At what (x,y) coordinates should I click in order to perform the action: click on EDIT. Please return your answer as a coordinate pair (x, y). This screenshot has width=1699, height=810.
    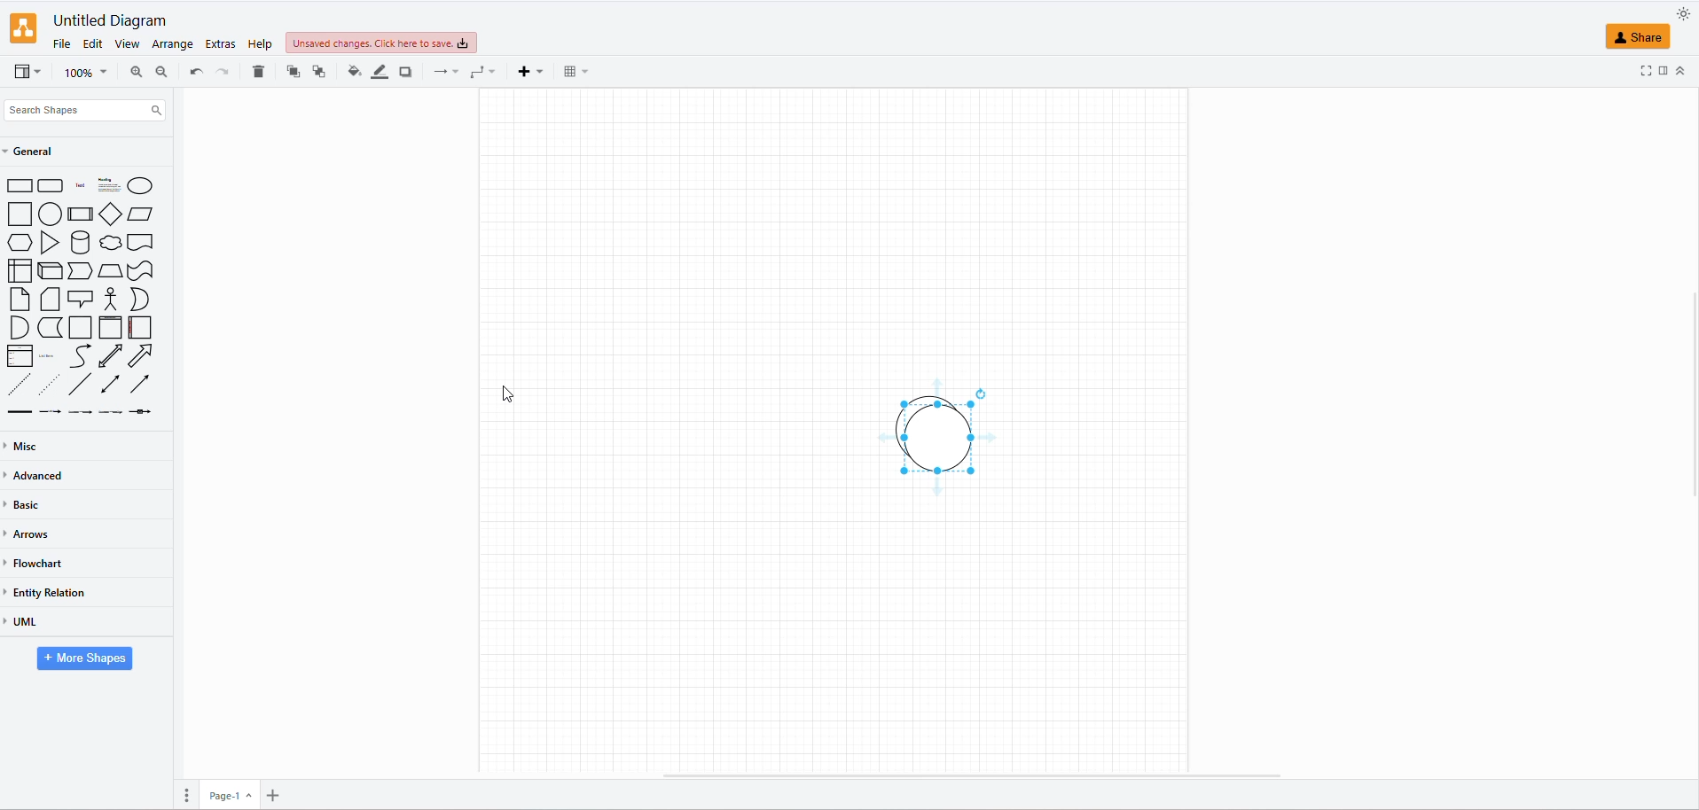
    Looking at the image, I should click on (90, 45).